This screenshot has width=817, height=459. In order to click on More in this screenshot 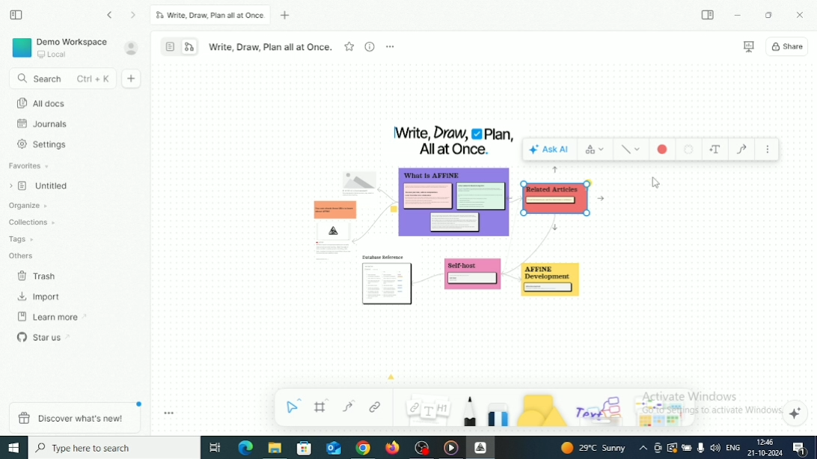, I will do `click(390, 46)`.